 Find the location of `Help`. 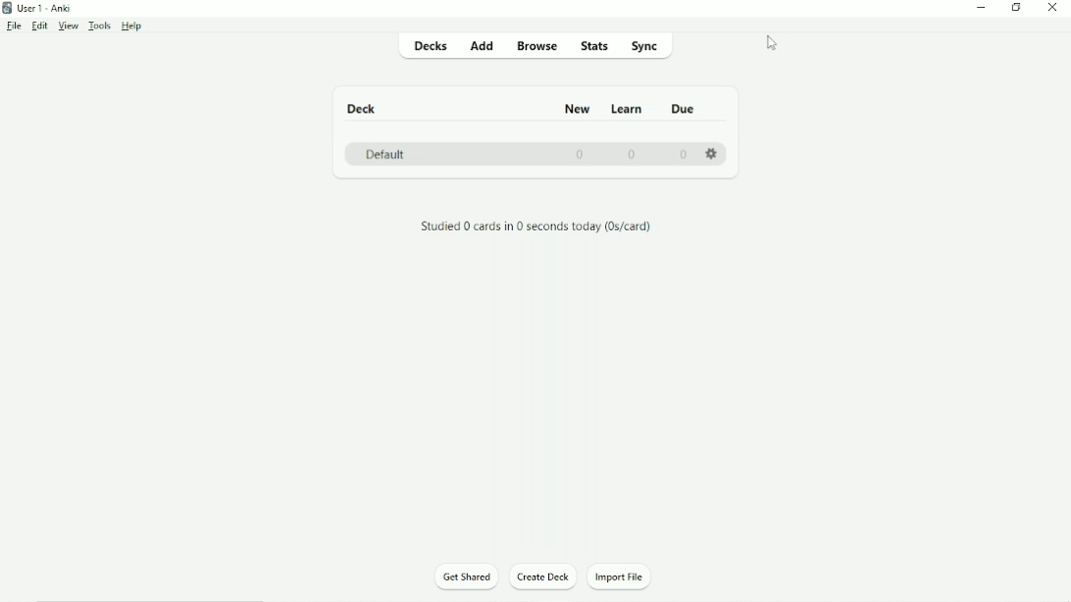

Help is located at coordinates (132, 26).